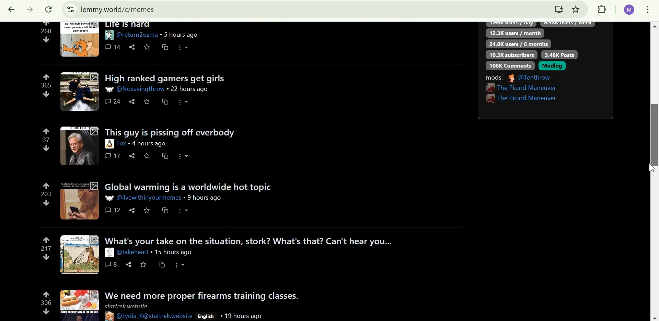 Image resolution: width=659 pixels, height=321 pixels. Describe the element at coordinates (113, 210) in the screenshot. I see `12 comments` at that location.